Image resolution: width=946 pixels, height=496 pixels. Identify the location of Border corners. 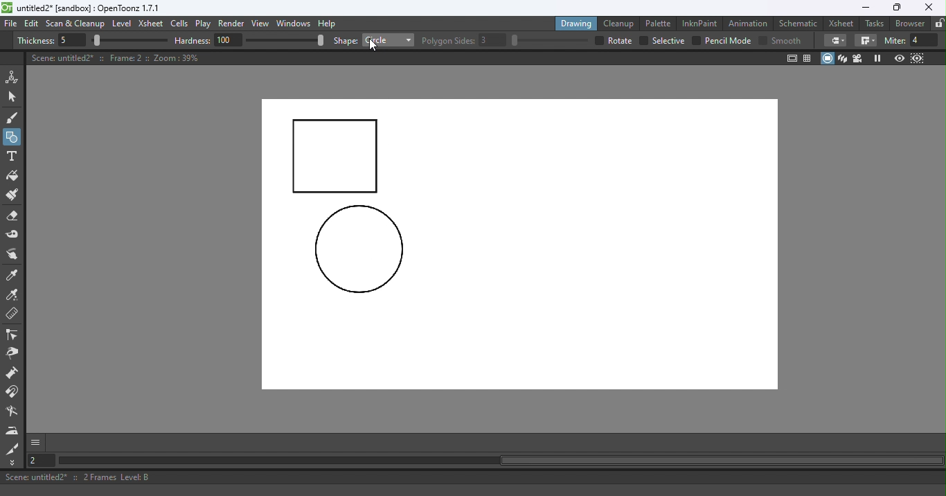
(835, 40).